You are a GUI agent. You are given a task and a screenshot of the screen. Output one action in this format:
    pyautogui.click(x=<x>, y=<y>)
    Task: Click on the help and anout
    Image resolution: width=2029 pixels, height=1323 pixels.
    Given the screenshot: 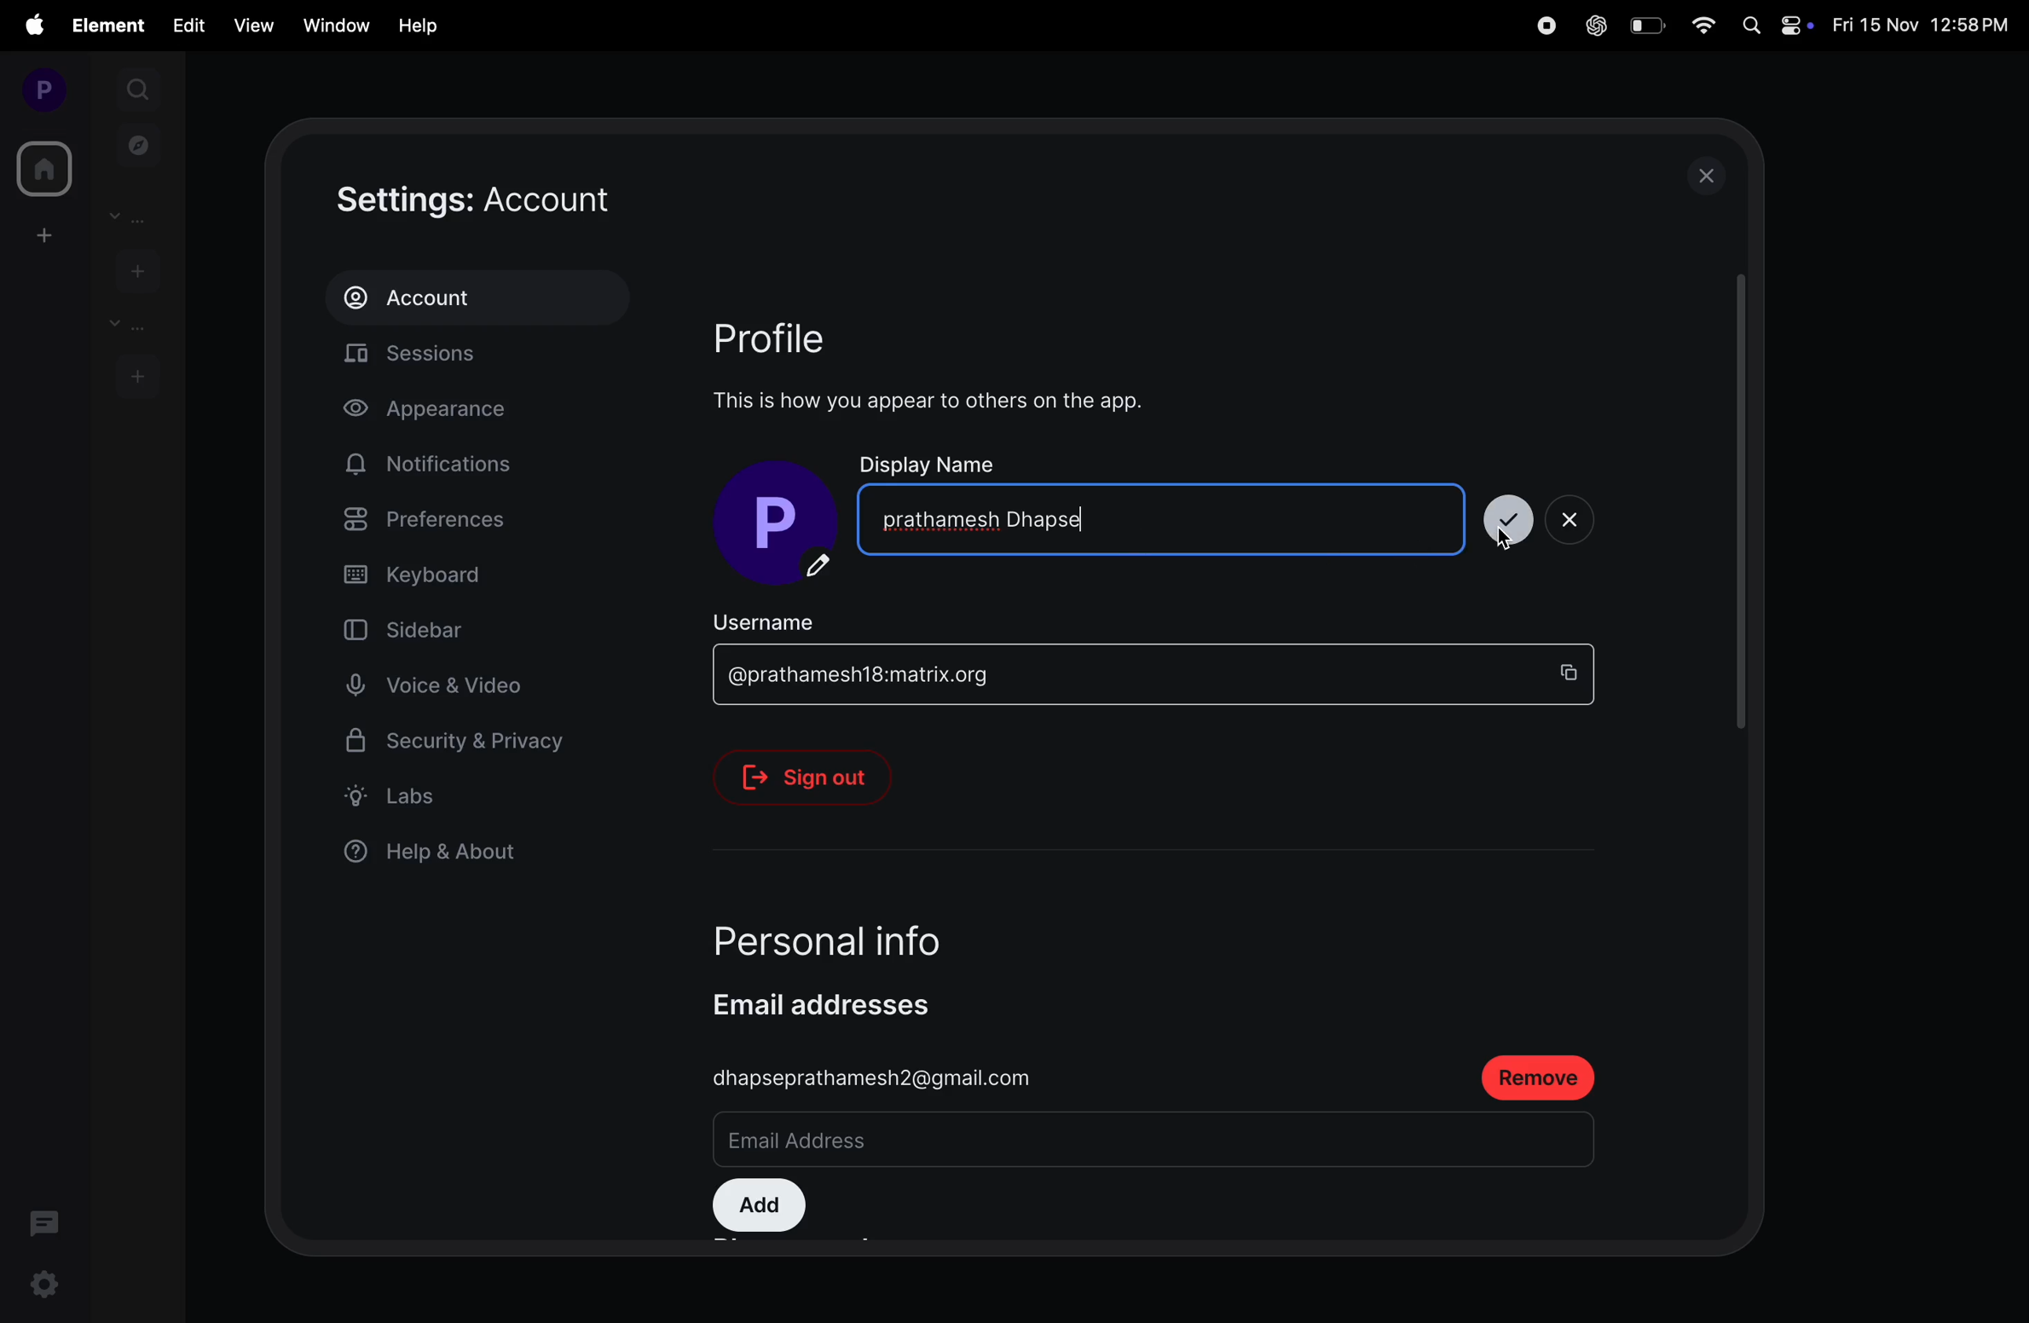 What is the action you would take?
    pyautogui.click(x=441, y=855)
    